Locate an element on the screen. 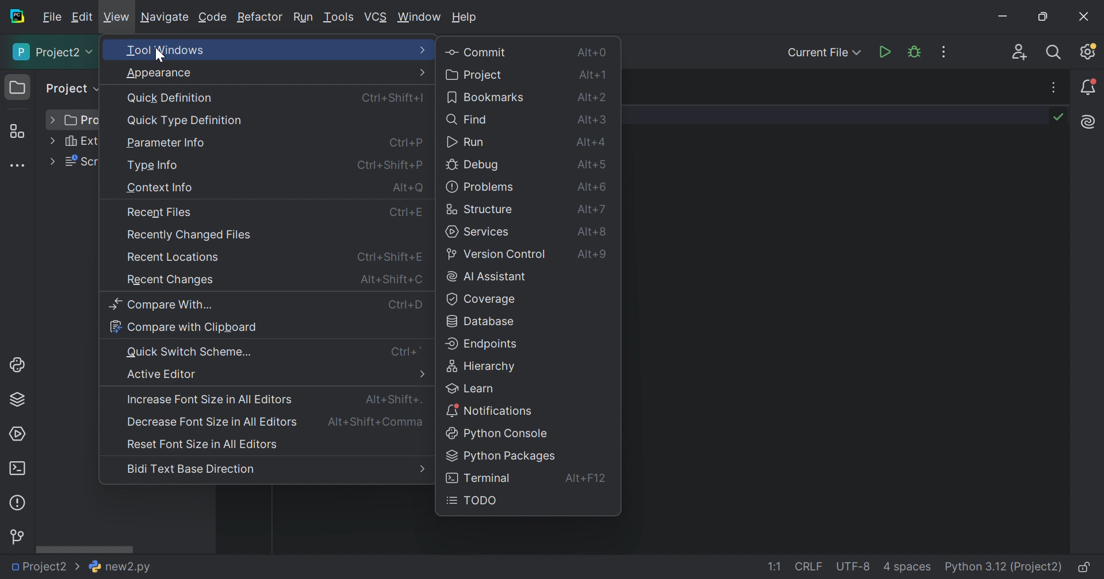 This screenshot has width=1104, height=579. Alt+8 is located at coordinates (595, 231).